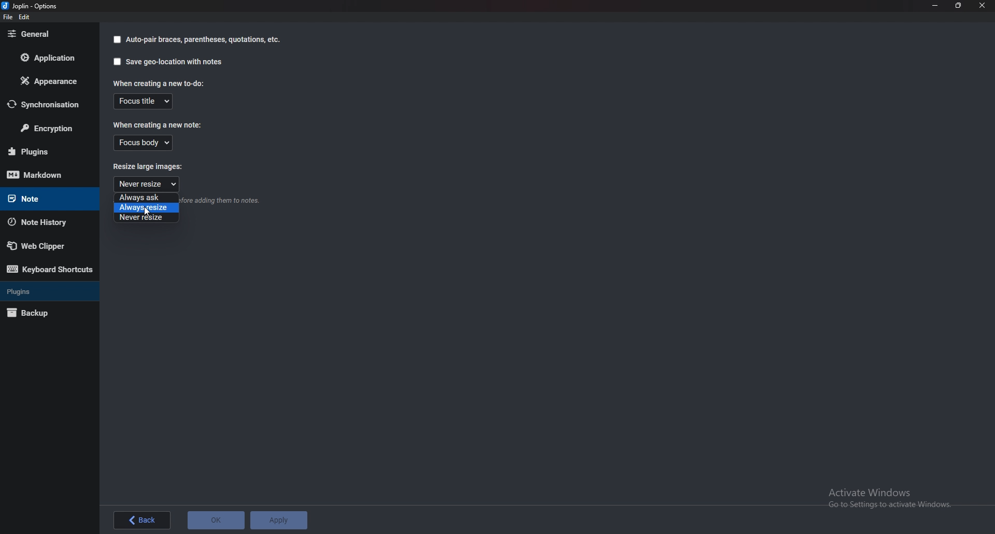 This screenshot has height=534, width=995. What do you see at coordinates (146, 208) in the screenshot?
I see `Always resize` at bounding box center [146, 208].